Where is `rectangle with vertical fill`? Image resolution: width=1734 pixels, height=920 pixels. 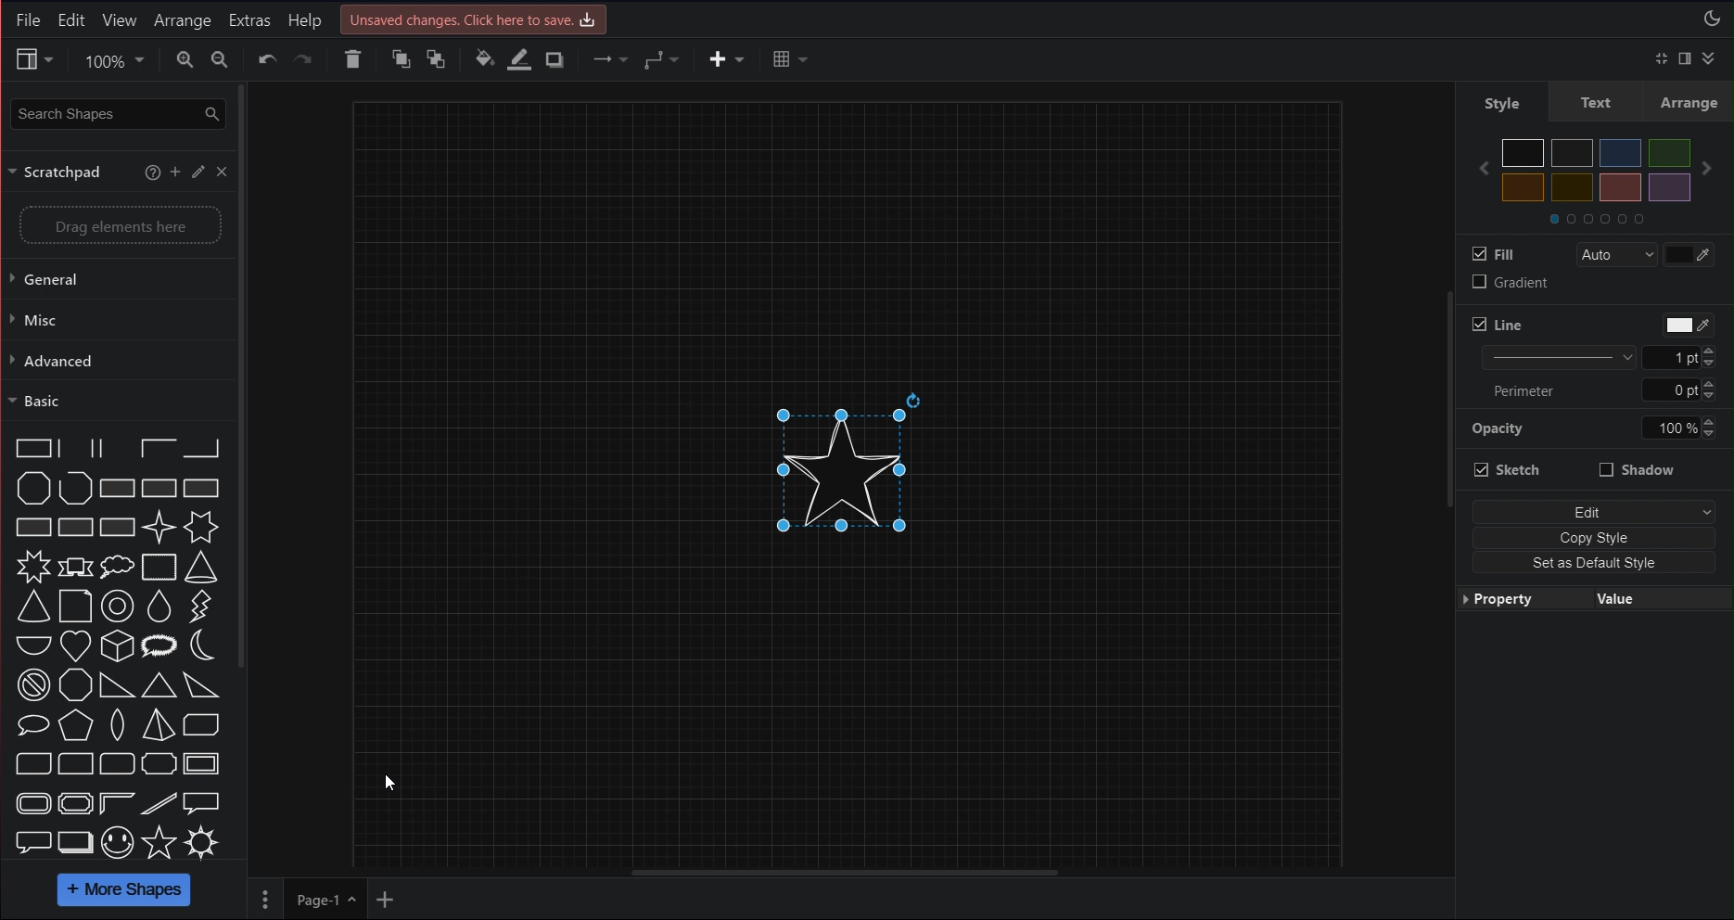 rectangle with vertical fill is located at coordinates (203, 488).